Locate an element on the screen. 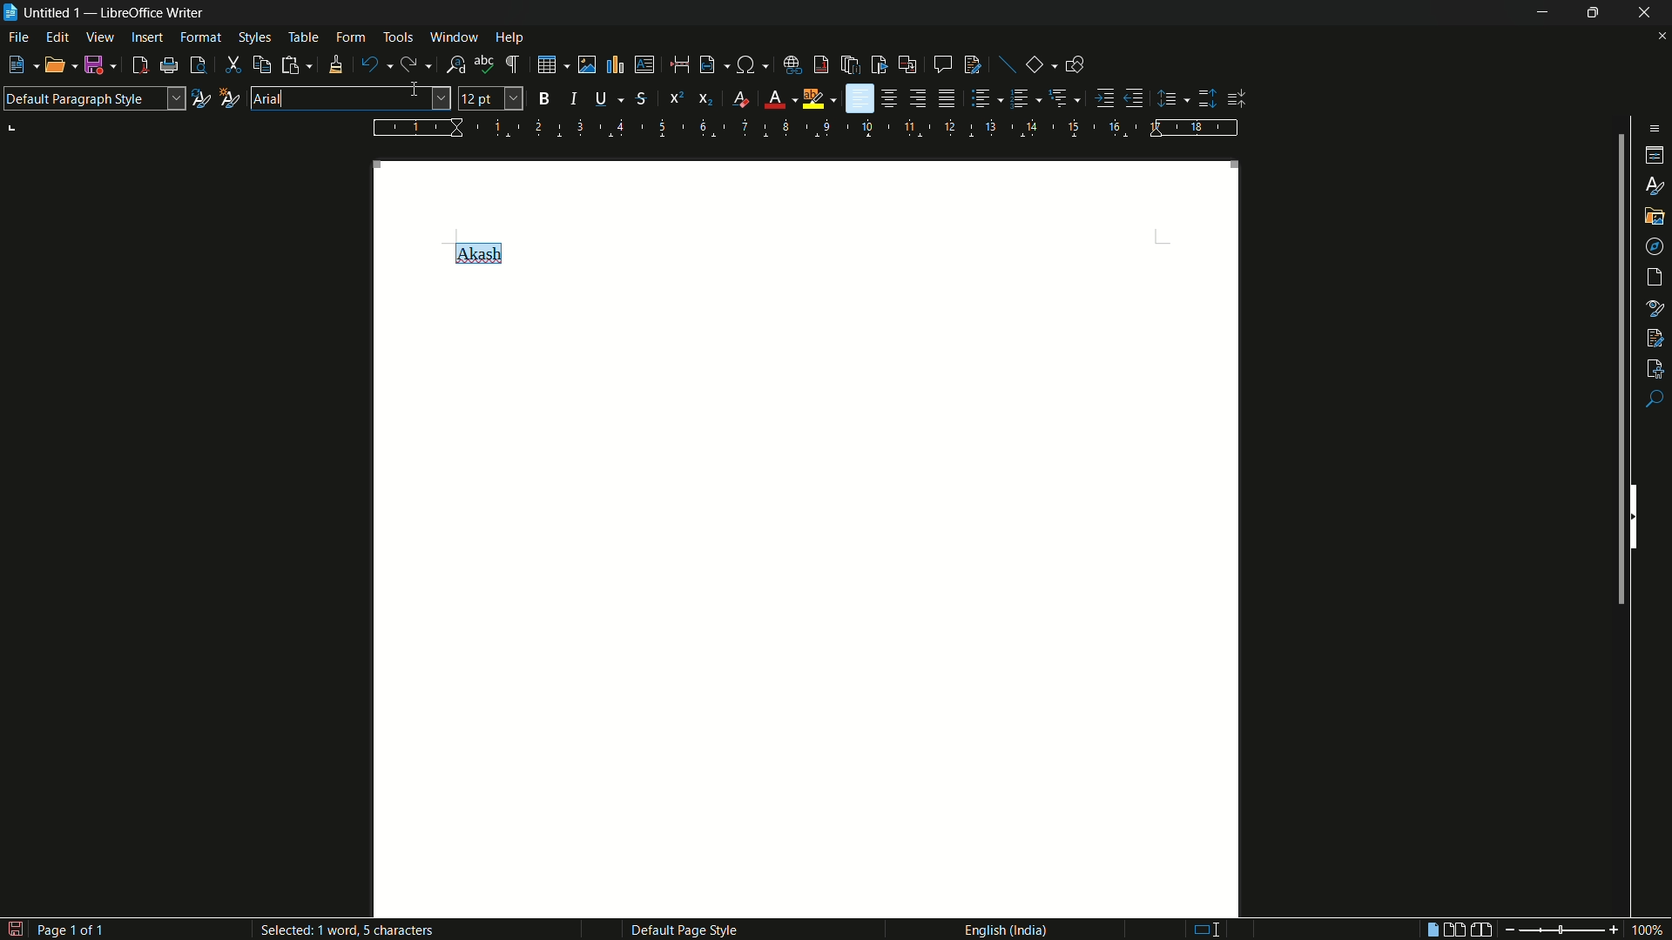 This screenshot has height=940, width=1672. insert table is located at coordinates (547, 64).